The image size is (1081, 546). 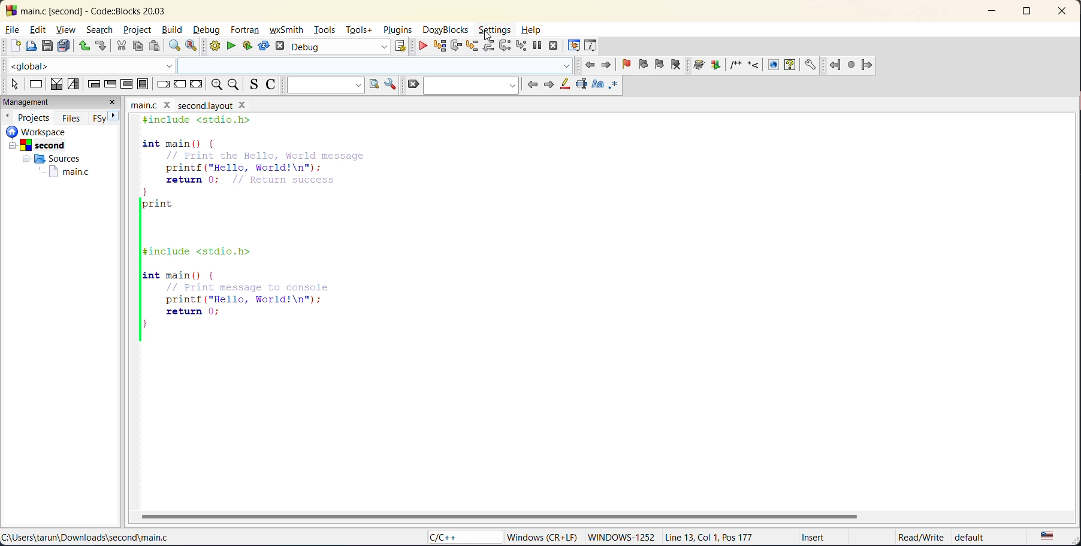 I want to click on debug, so click(x=420, y=45).